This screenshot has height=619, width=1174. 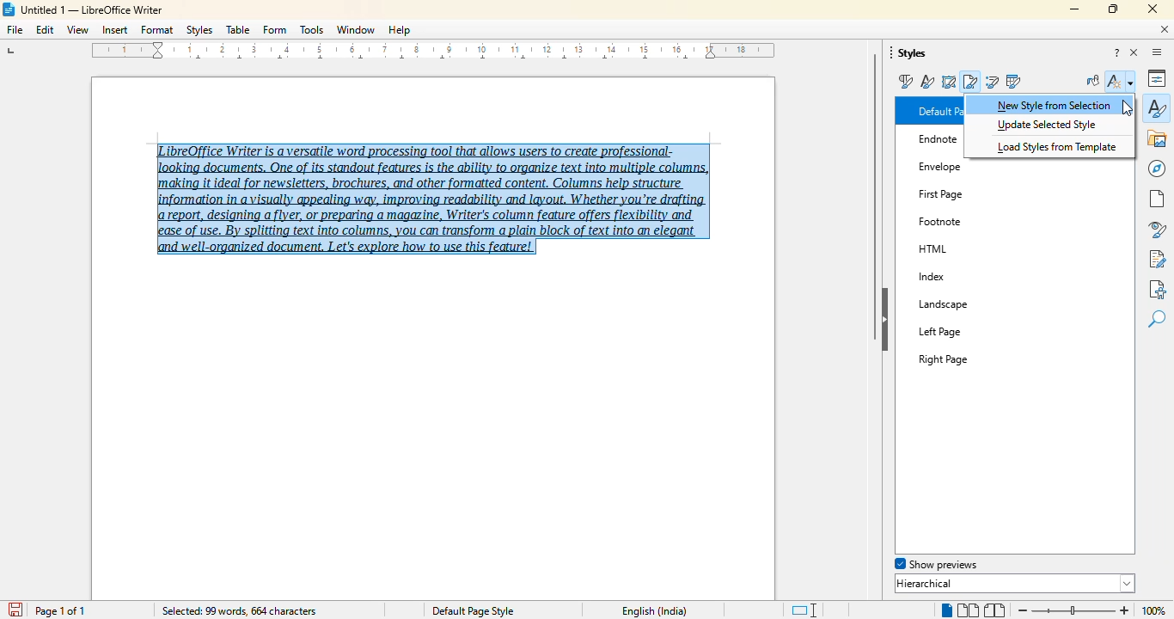 What do you see at coordinates (61, 611) in the screenshot?
I see `page 1 of 1` at bounding box center [61, 611].